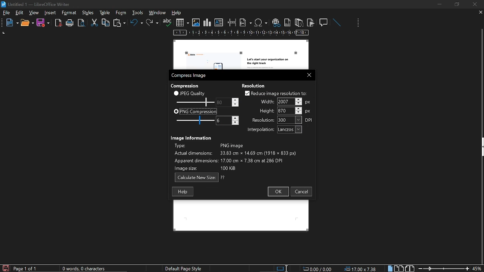  Describe the element at coordinates (43, 23) in the screenshot. I see `save` at that location.